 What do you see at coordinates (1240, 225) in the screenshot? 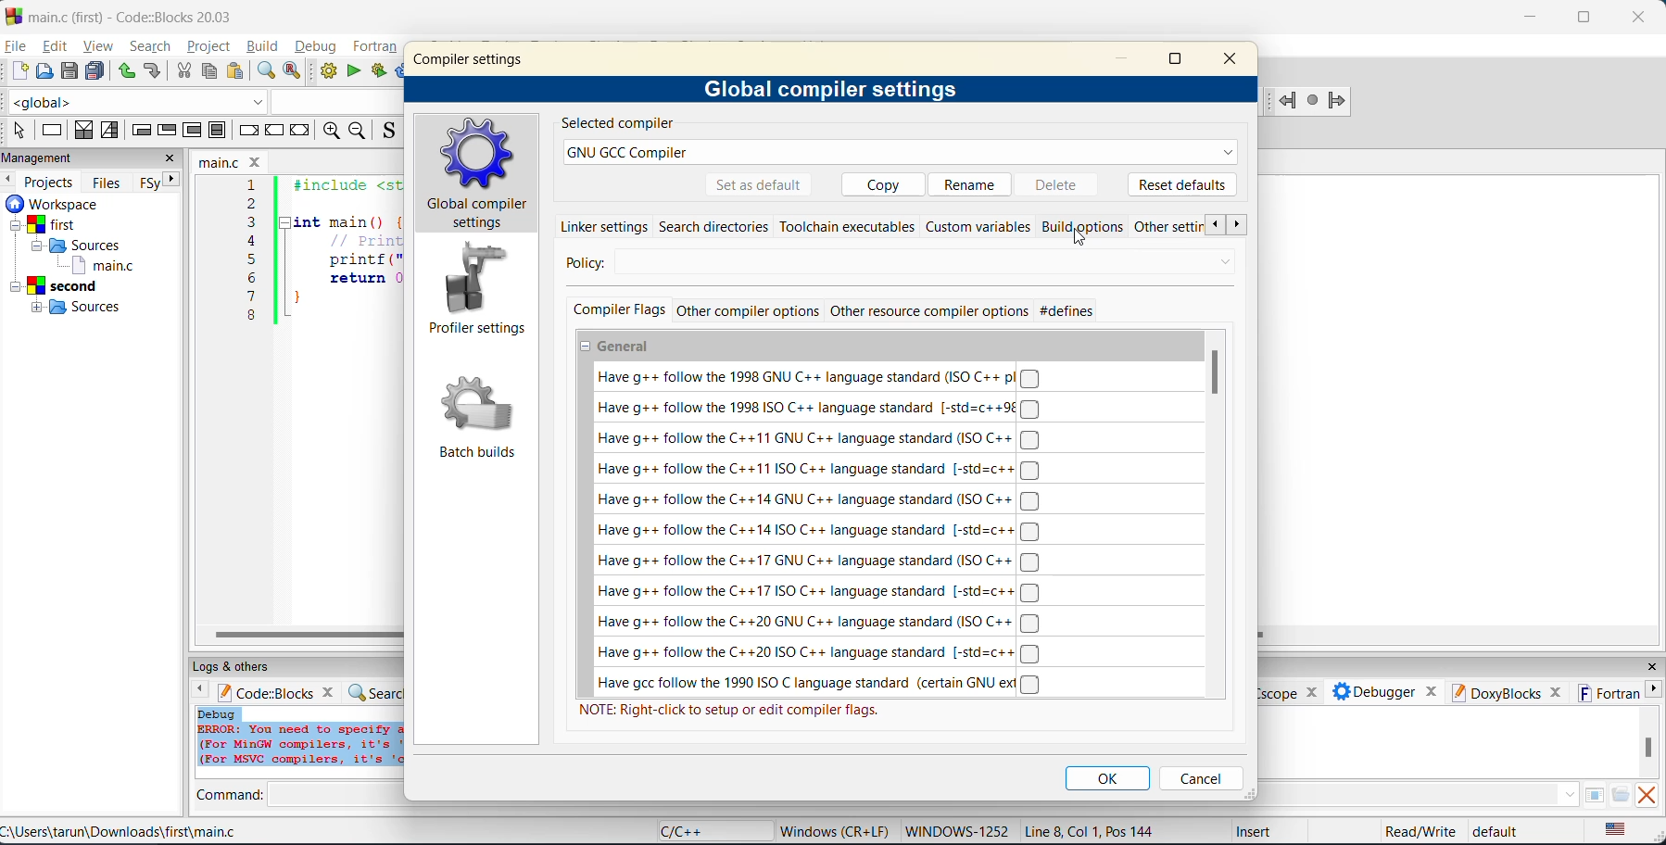
I see `next` at bounding box center [1240, 225].